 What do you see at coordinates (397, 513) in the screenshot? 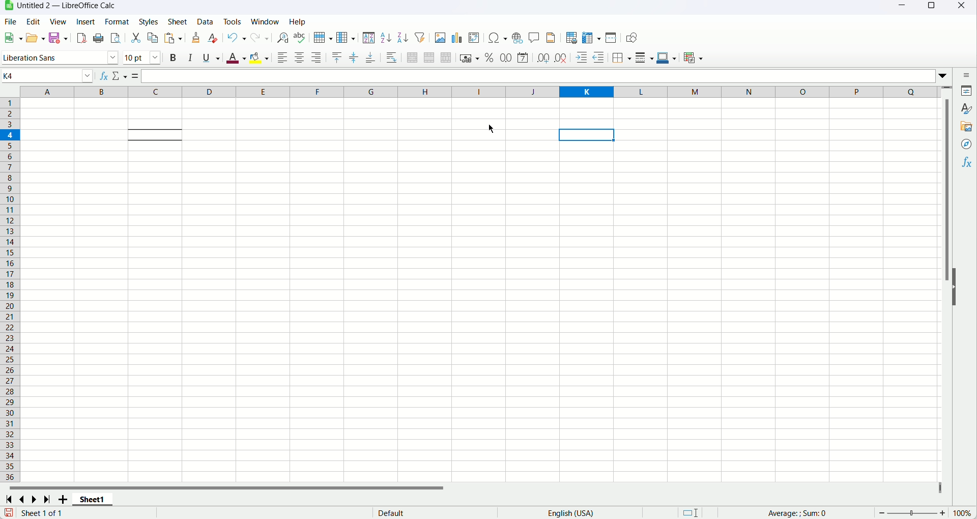
I see `text` at bounding box center [397, 513].